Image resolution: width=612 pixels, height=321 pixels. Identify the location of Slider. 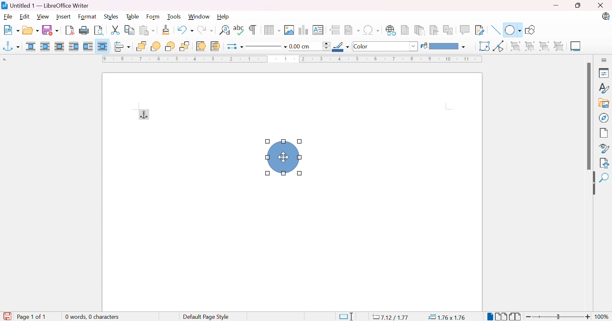
(556, 317).